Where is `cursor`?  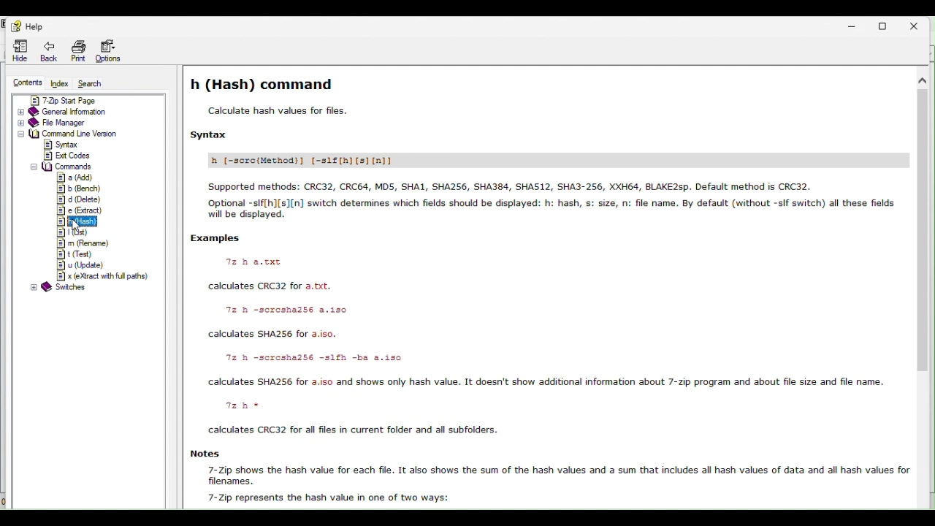 cursor is located at coordinates (76, 226).